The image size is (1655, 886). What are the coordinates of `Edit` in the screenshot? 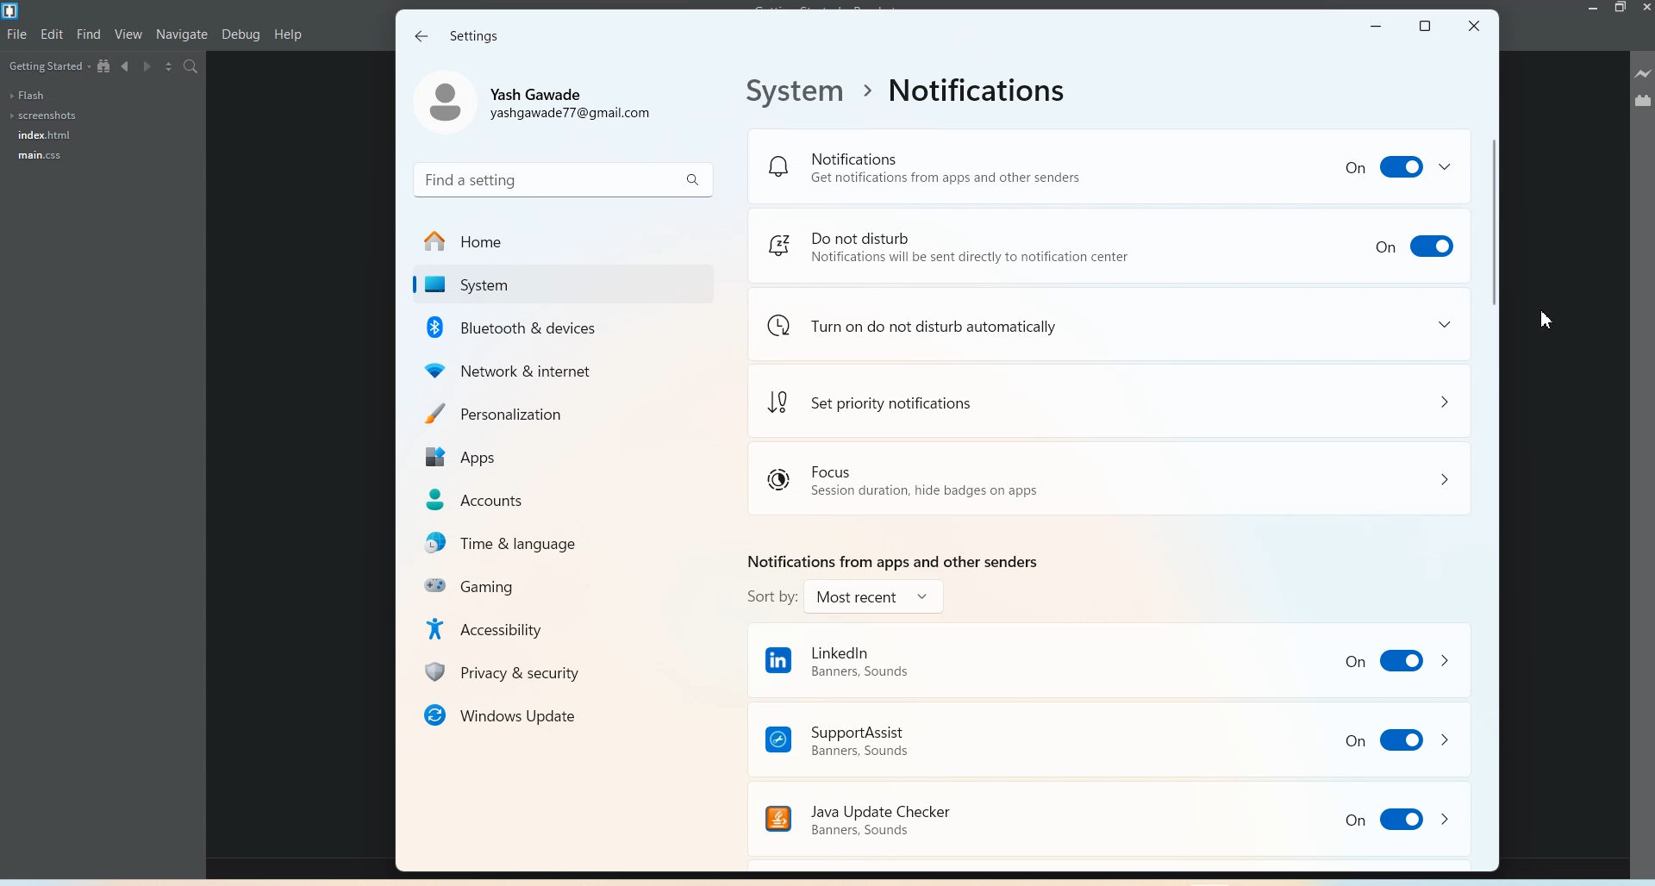 It's located at (52, 34).